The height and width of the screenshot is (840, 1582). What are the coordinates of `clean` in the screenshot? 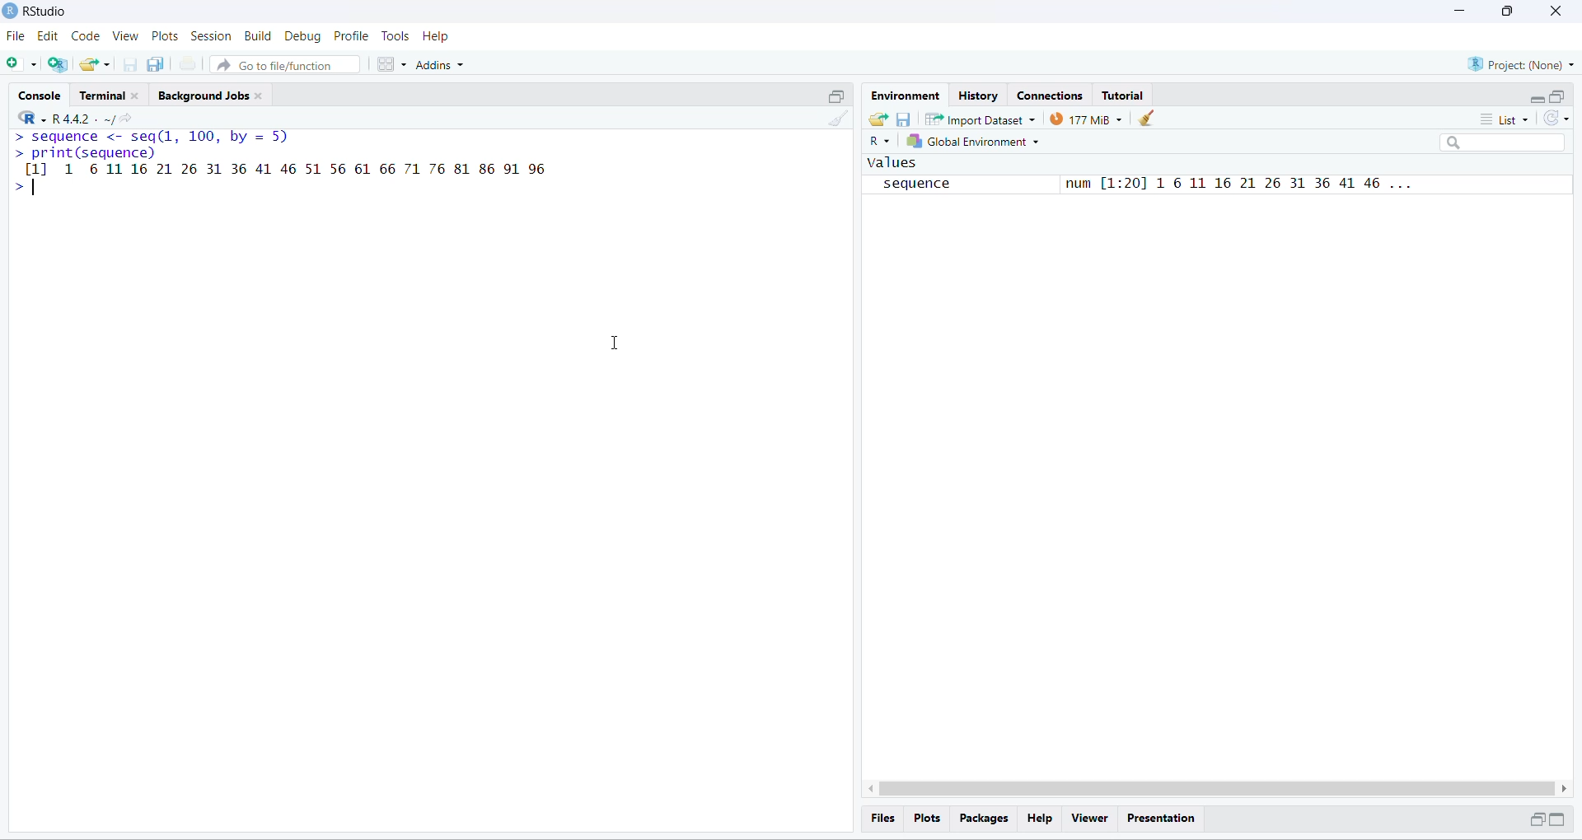 It's located at (1145, 119).